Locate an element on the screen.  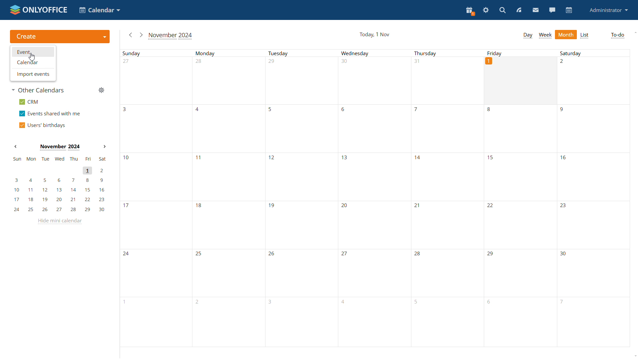
mini calendar is located at coordinates (59, 184).